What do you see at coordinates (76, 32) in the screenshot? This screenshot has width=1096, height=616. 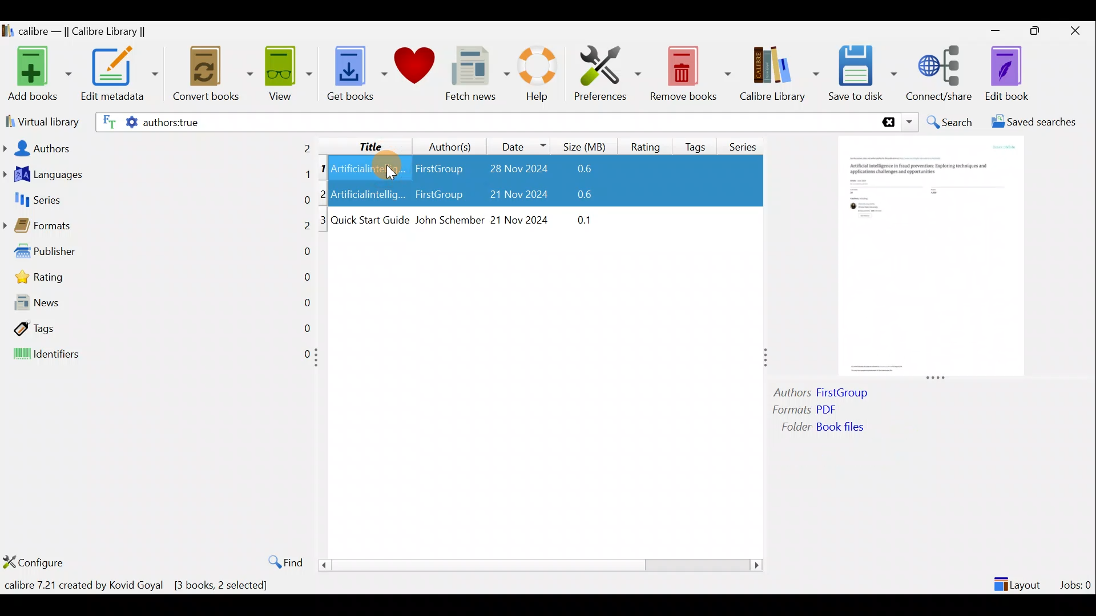 I see `calibre — || Calibre Library ||` at bounding box center [76, 32].